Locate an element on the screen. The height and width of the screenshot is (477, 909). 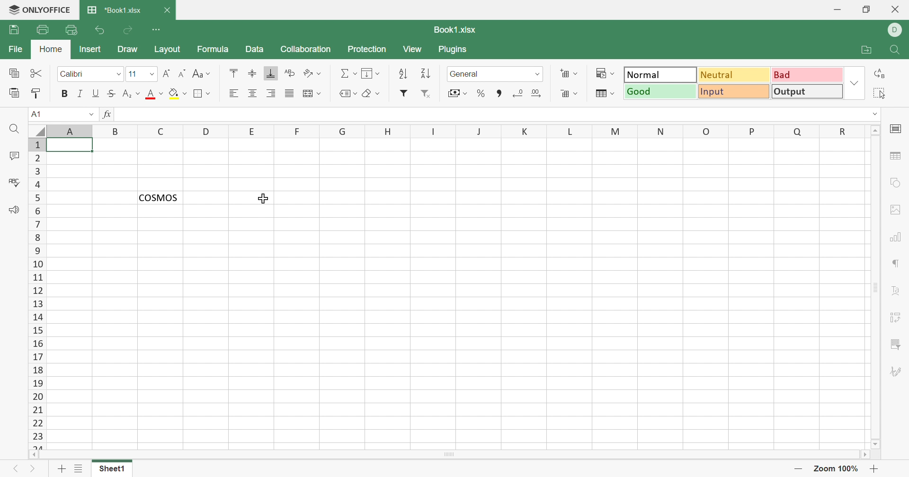
Slicer settings is located at coordinates (897, 345).